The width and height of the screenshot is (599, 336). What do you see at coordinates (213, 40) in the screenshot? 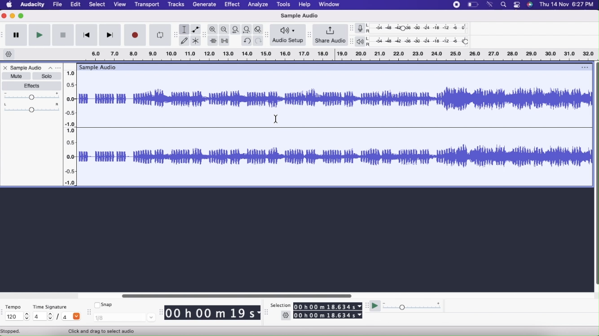
I see `Trim outside selection` at bounding box center [213, 40].